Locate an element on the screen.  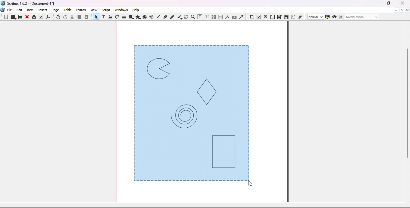
Select the visual appearance of the display is located at coordinates (362, 17).